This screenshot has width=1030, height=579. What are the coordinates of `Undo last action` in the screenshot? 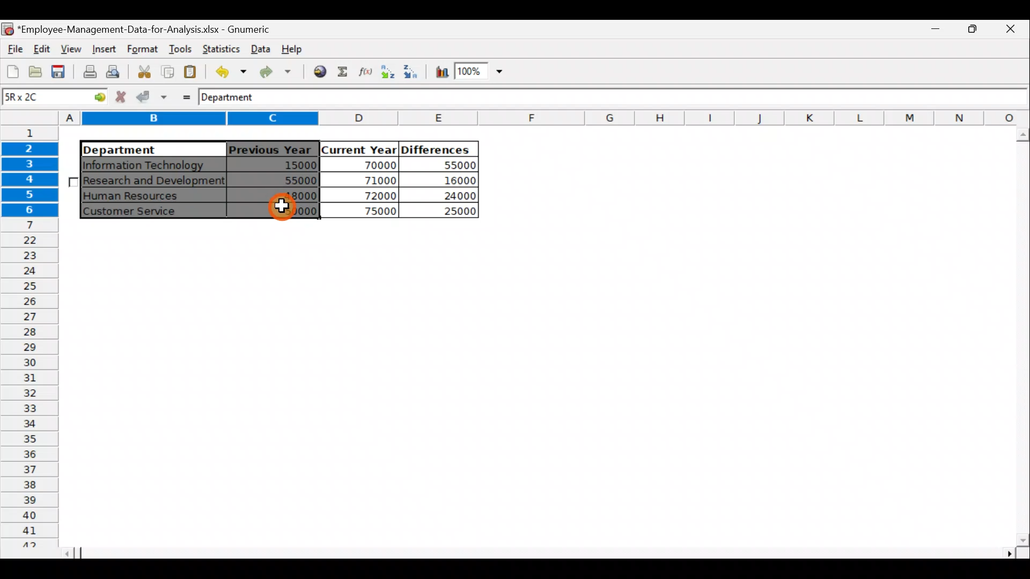 It's located at (229, 71).